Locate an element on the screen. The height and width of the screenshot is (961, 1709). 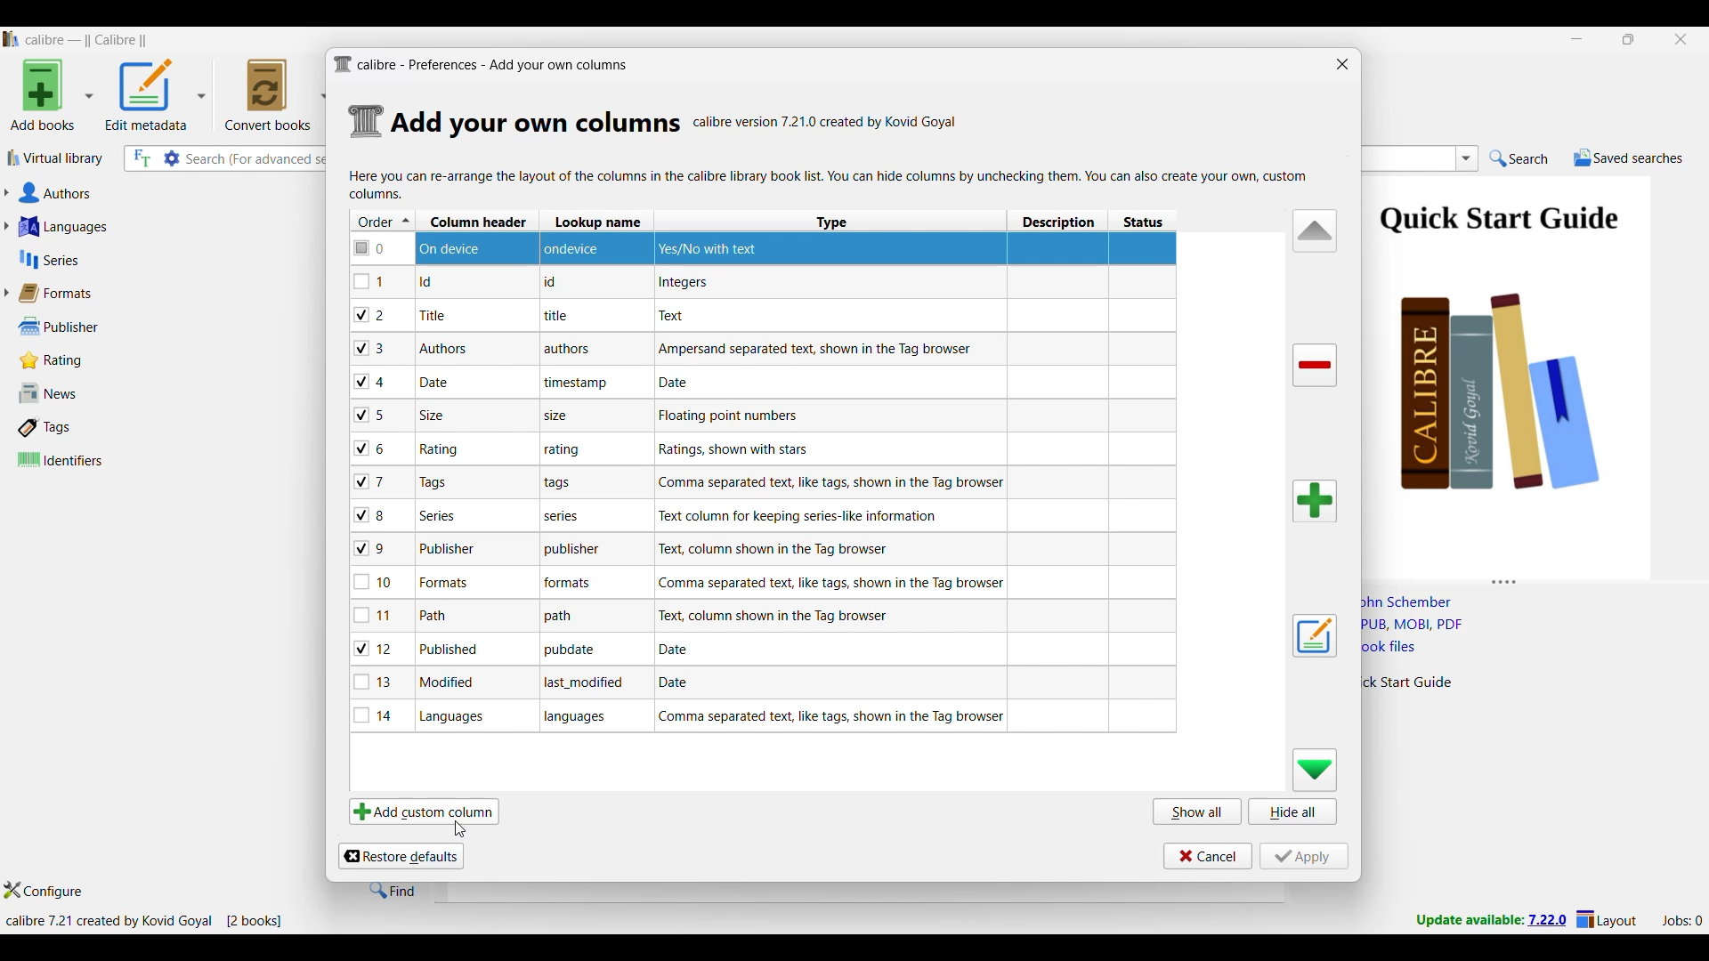
Options to edit metadata is located at coordinates (156, 94).